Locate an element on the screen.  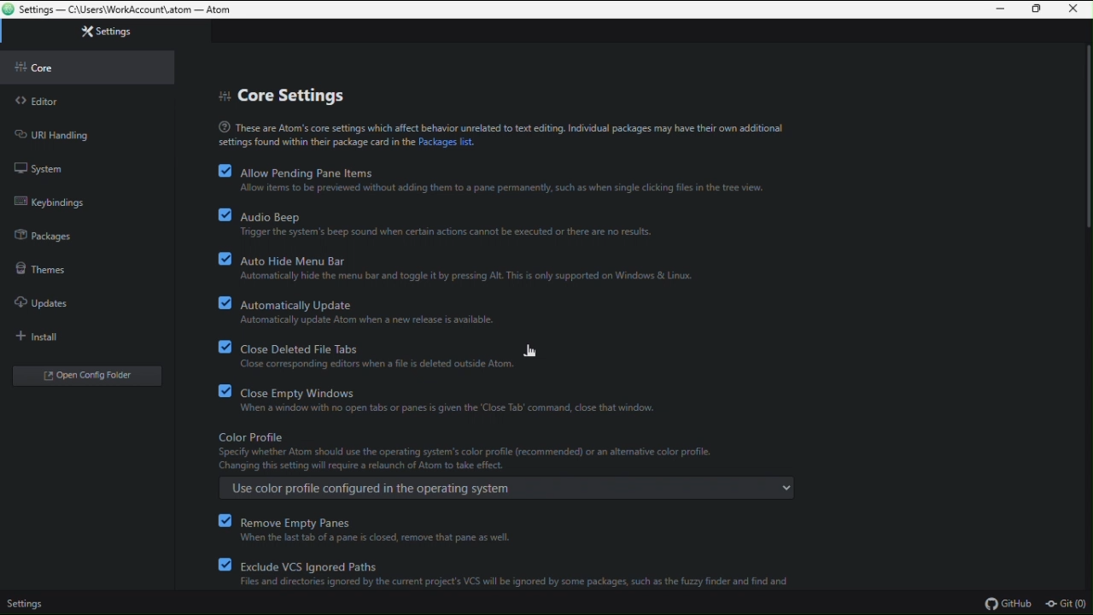
minimize is located at coordinates (1003, 9).